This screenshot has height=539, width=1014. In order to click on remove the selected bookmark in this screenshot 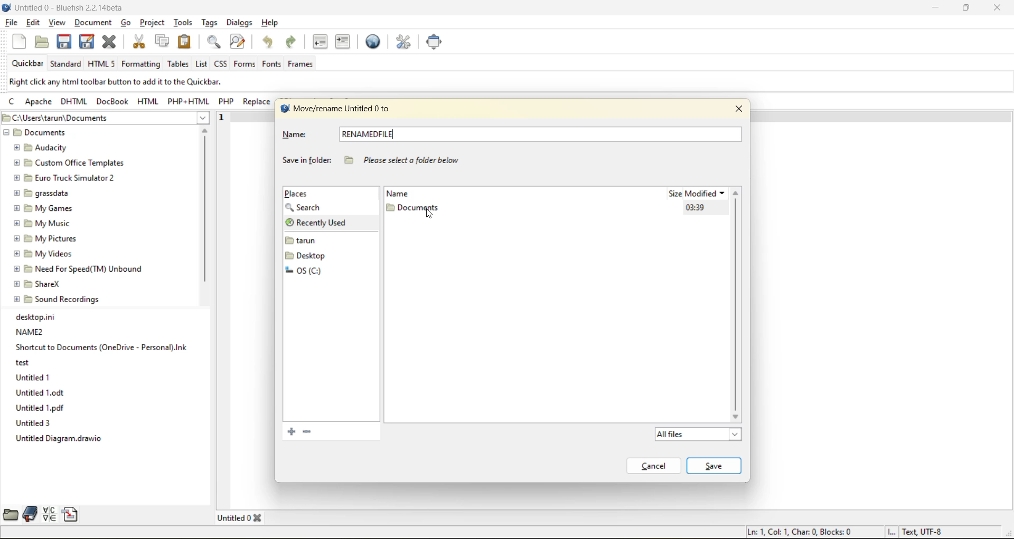, I will do `click(306, 433)`.